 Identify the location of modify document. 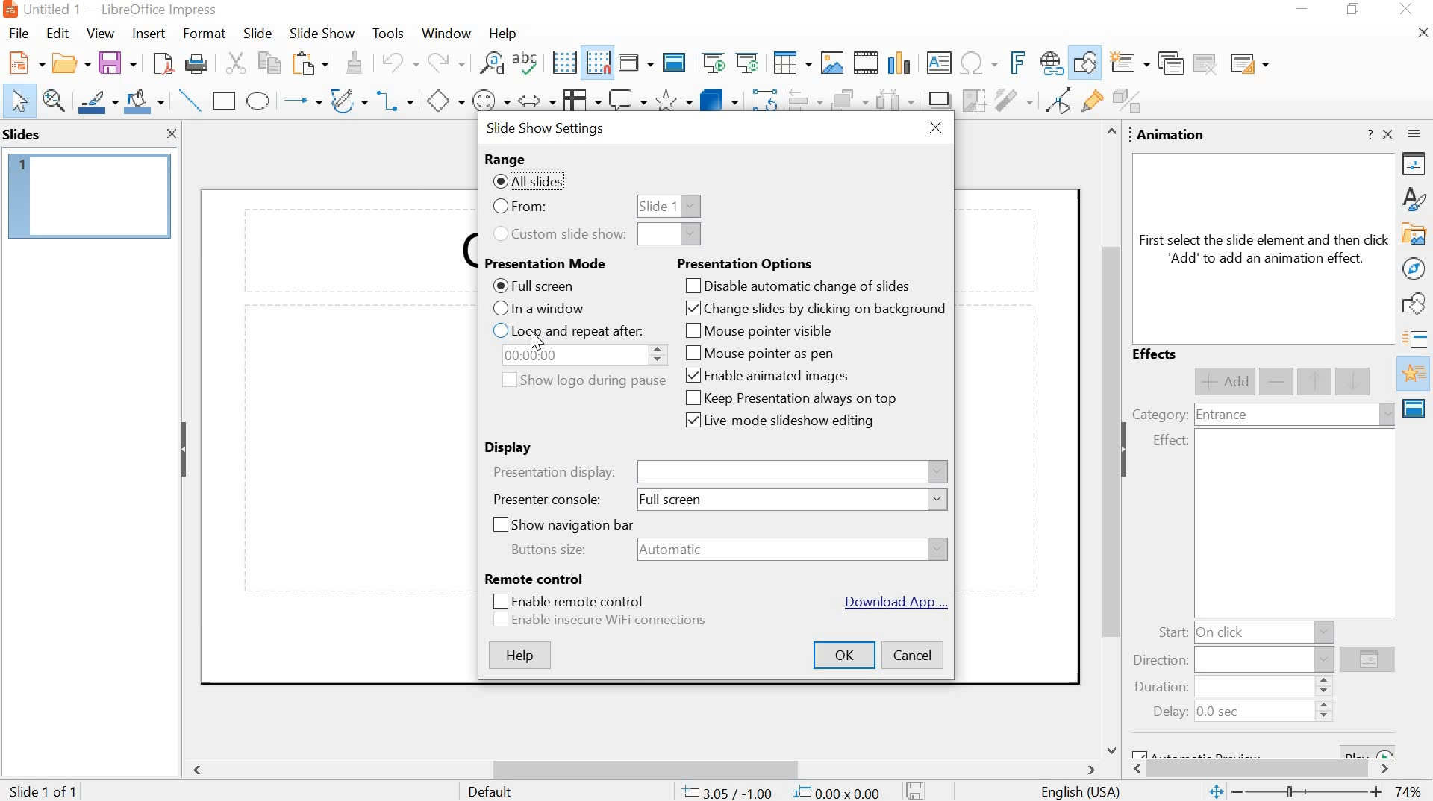
(916, 790).